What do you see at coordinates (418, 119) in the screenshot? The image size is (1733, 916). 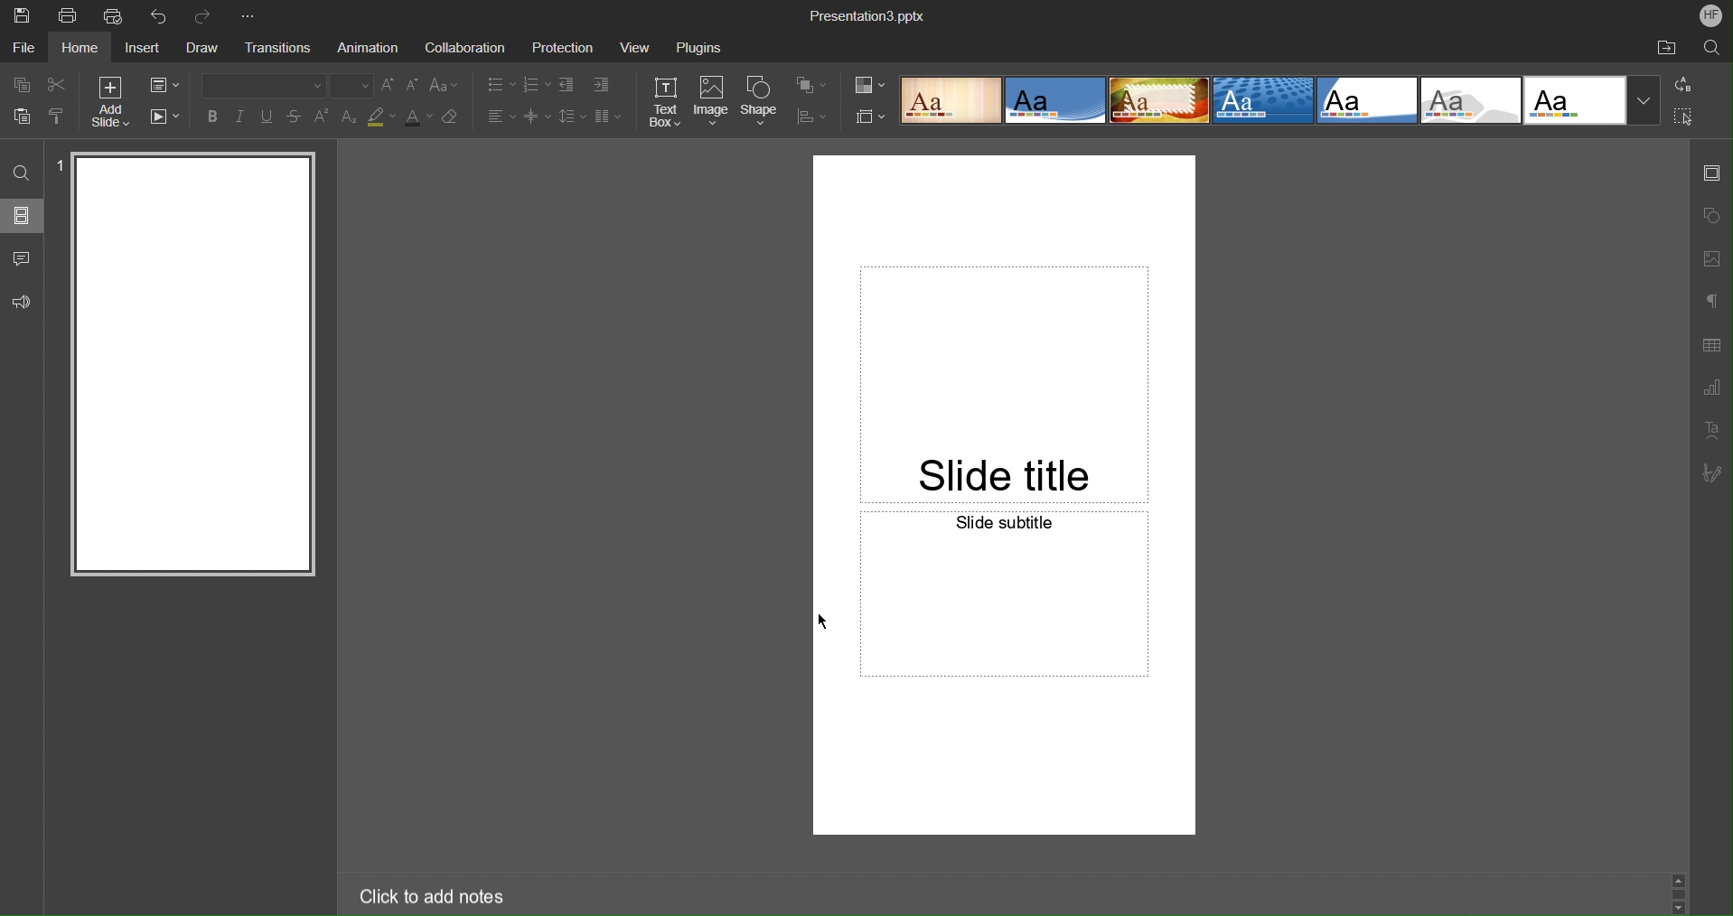 I see `Text Color` at bounding box center [418, 119].